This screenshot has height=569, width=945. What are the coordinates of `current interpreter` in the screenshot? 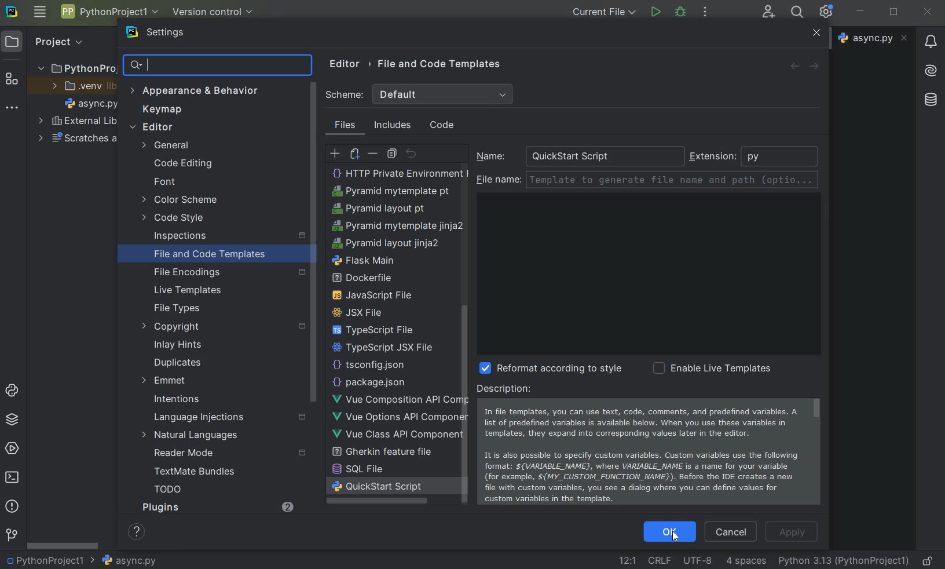 It's located at (845, 561).